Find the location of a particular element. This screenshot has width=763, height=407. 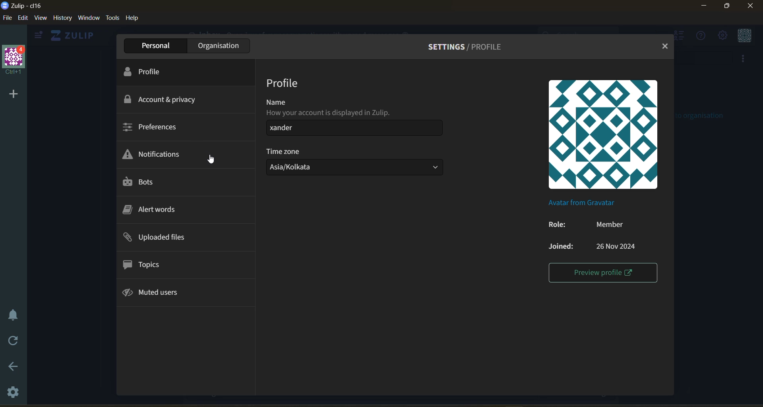

Name is located at coordinates (273, 101).